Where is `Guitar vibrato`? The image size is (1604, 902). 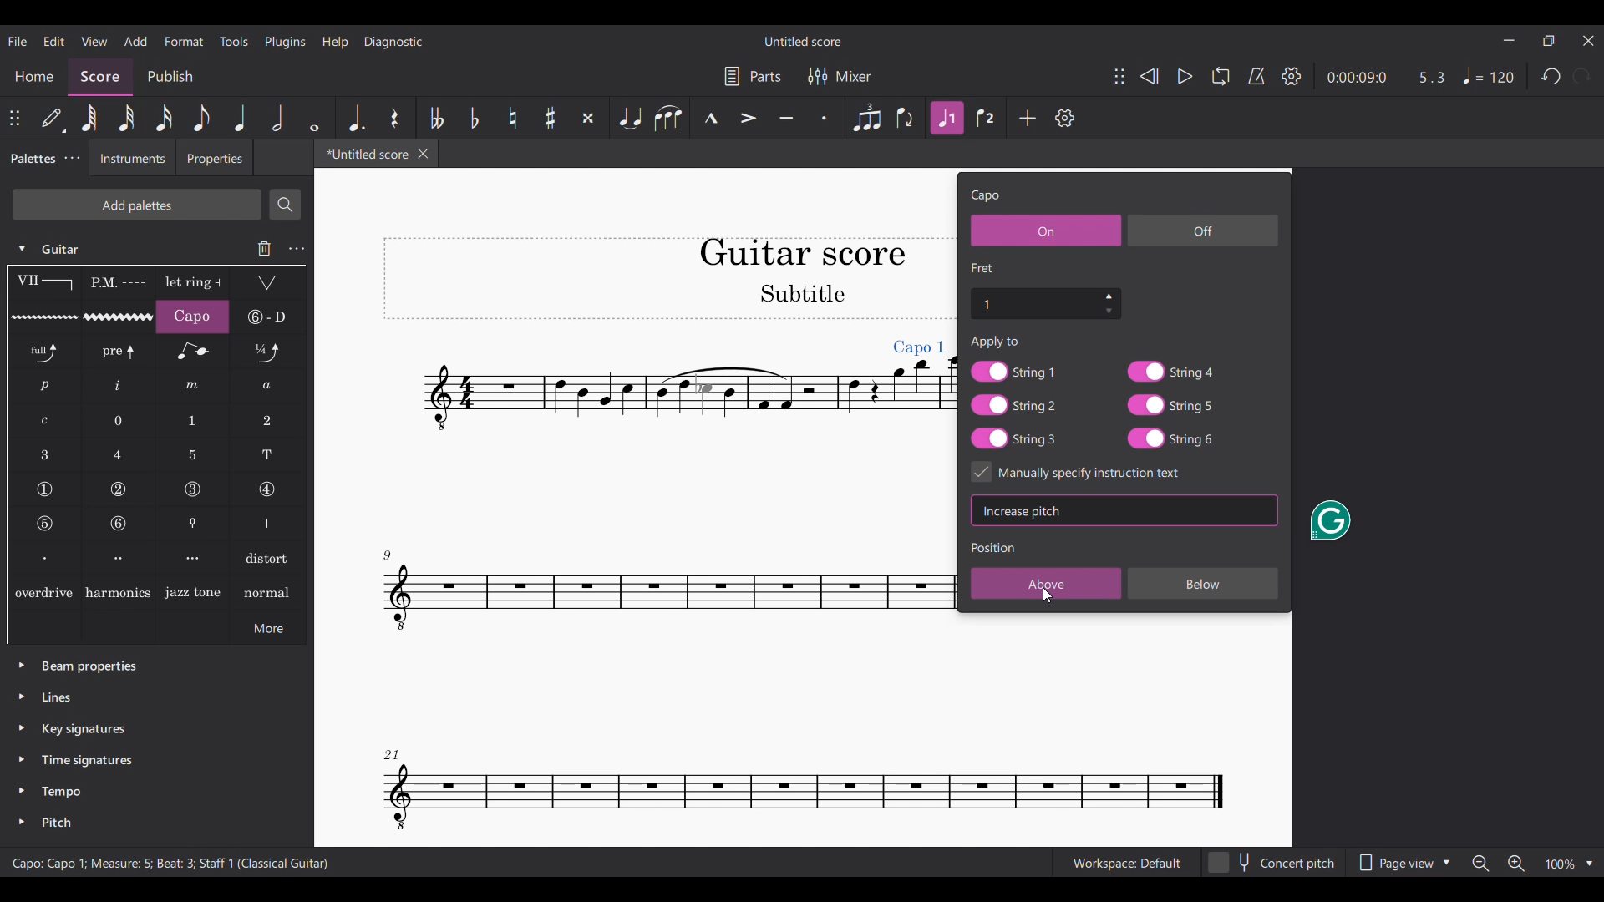
Guitar vibrato is located at coordinates (44, 317).